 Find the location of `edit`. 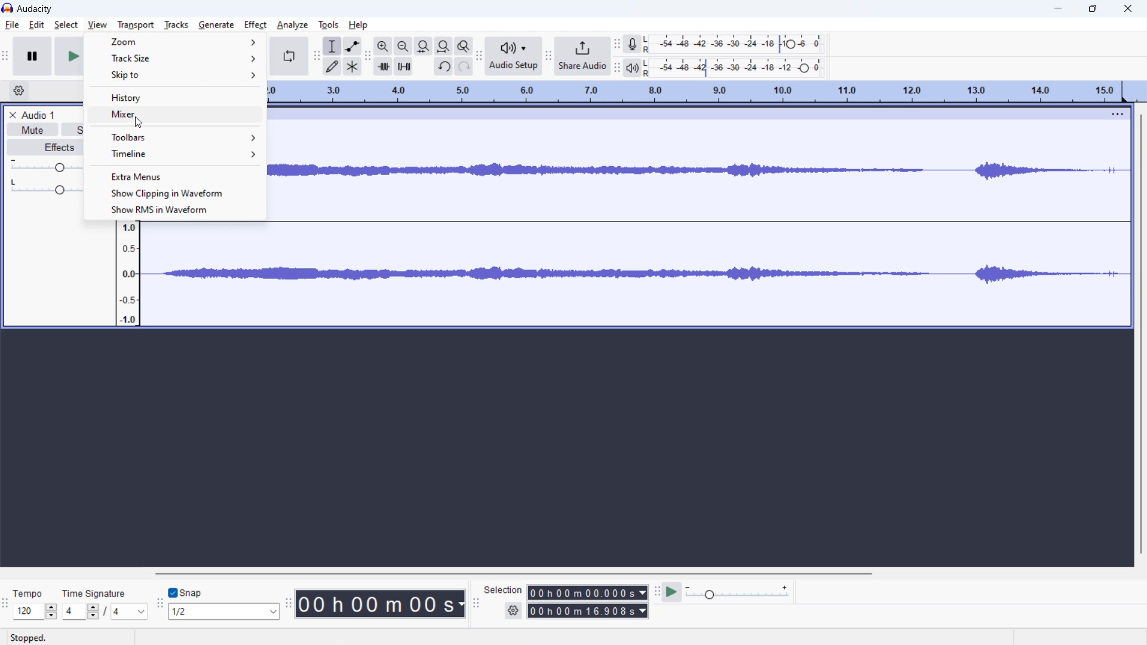

edit is located at coordinates (36, 26).